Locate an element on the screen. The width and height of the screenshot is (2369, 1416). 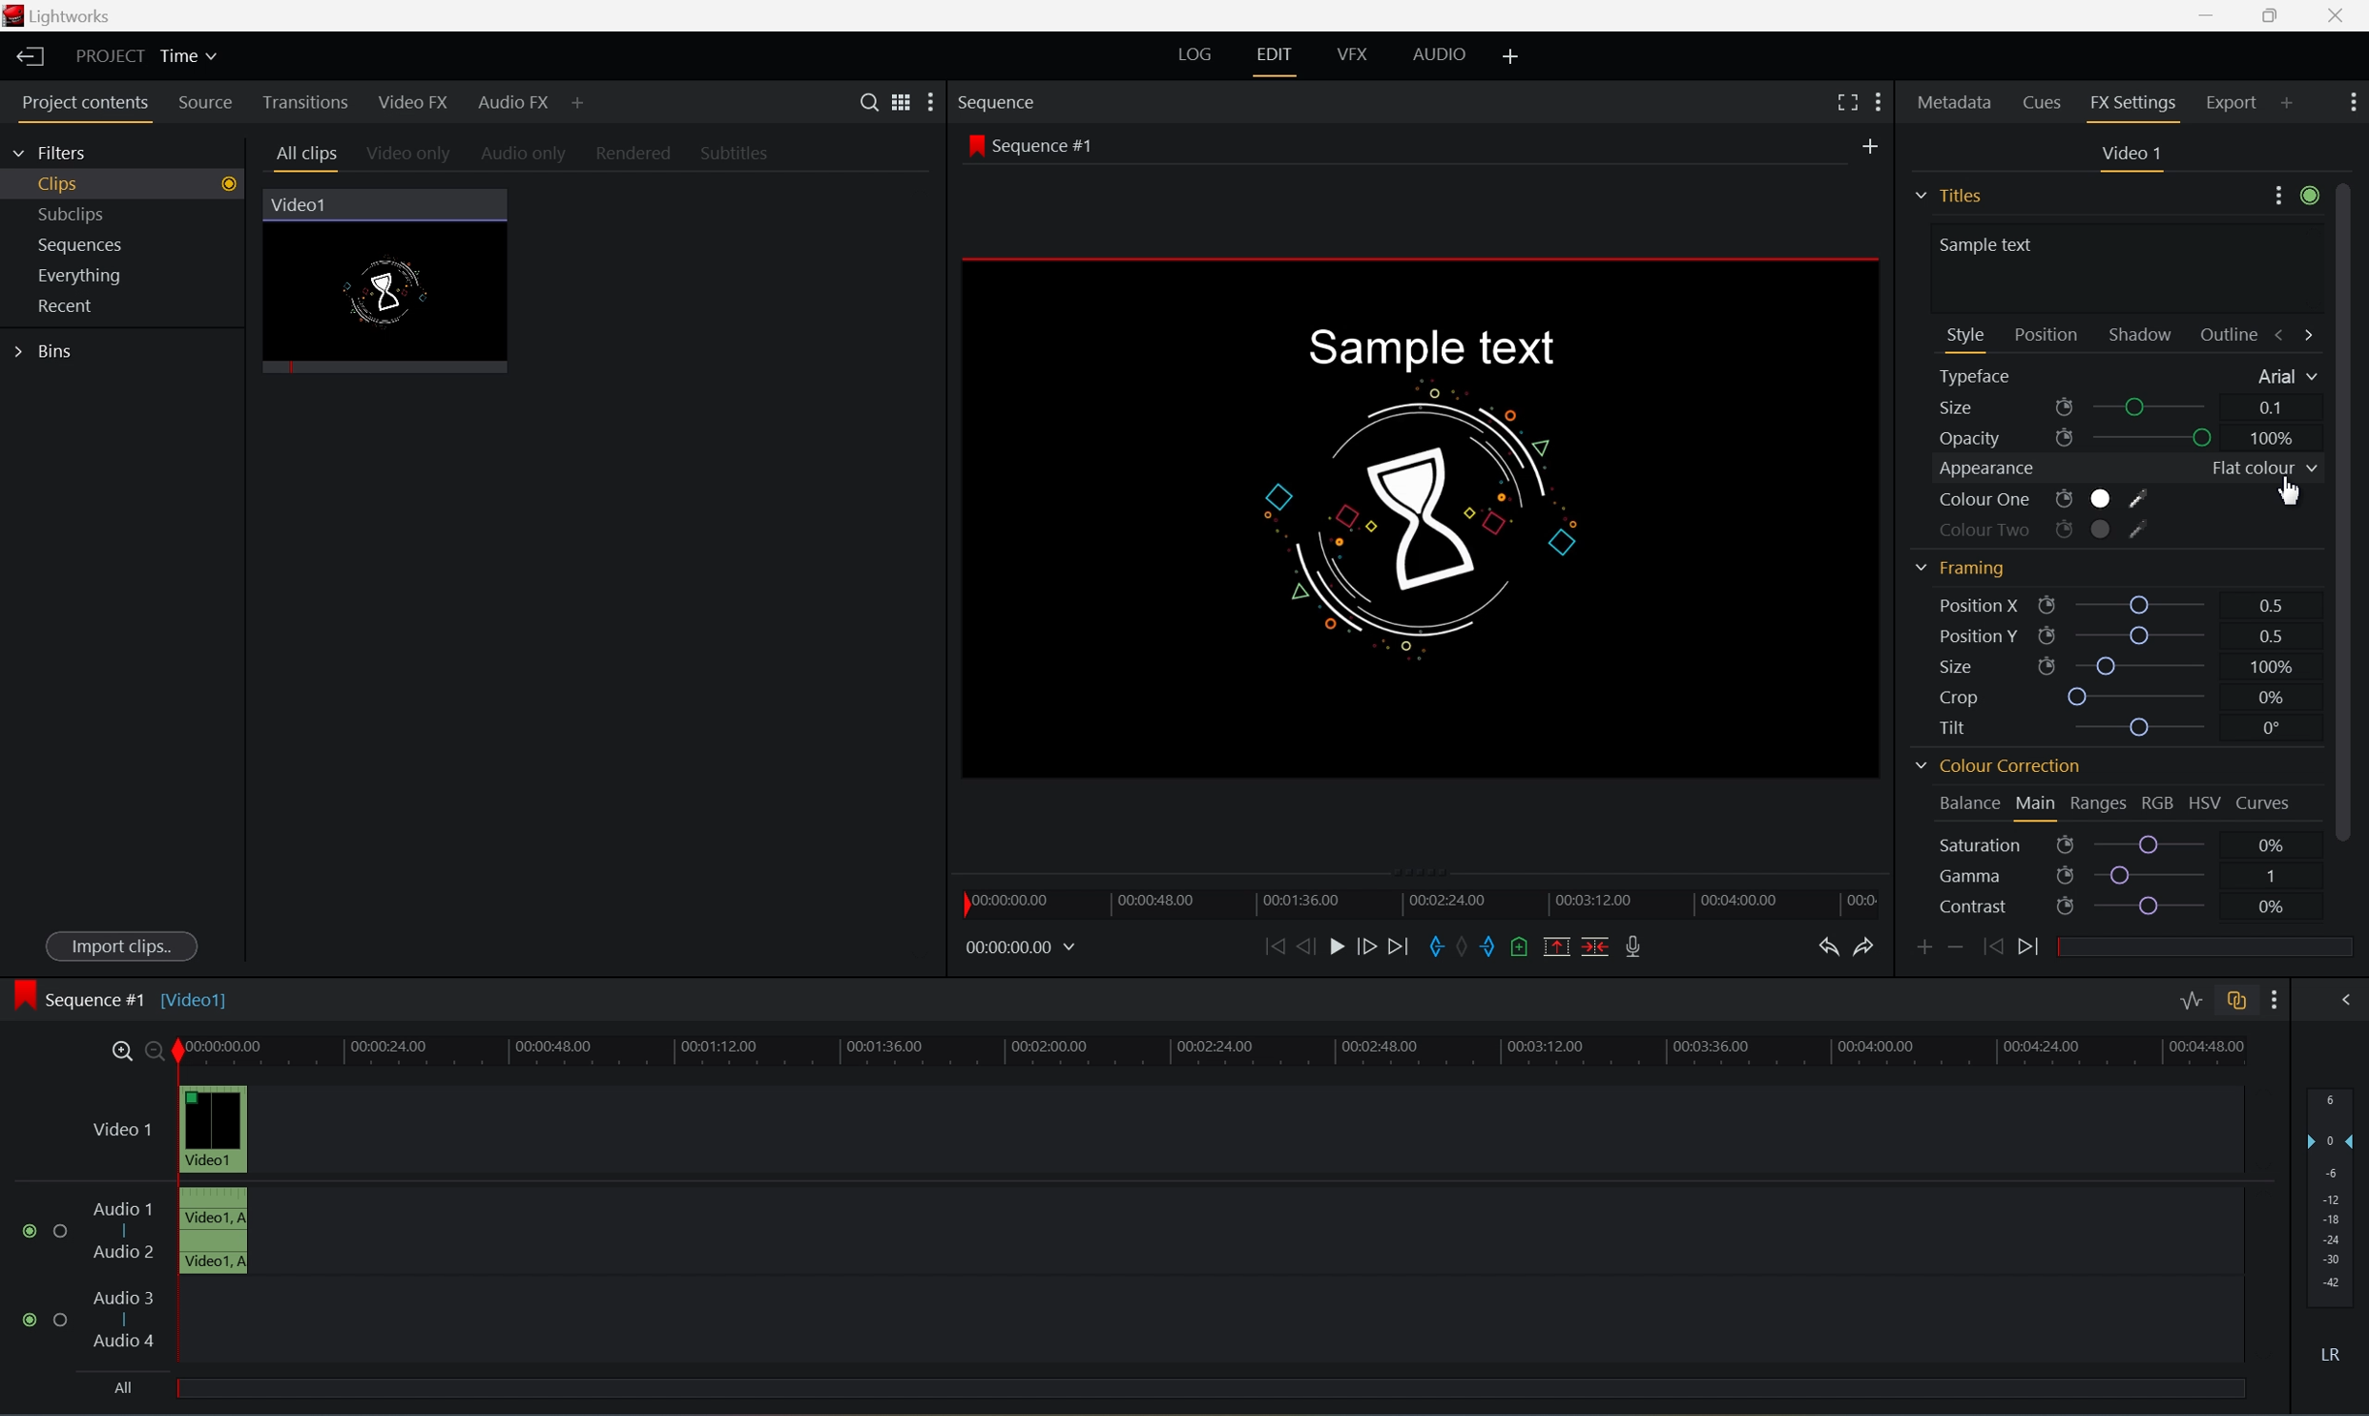
position y is located at coordinates (1988, 635).